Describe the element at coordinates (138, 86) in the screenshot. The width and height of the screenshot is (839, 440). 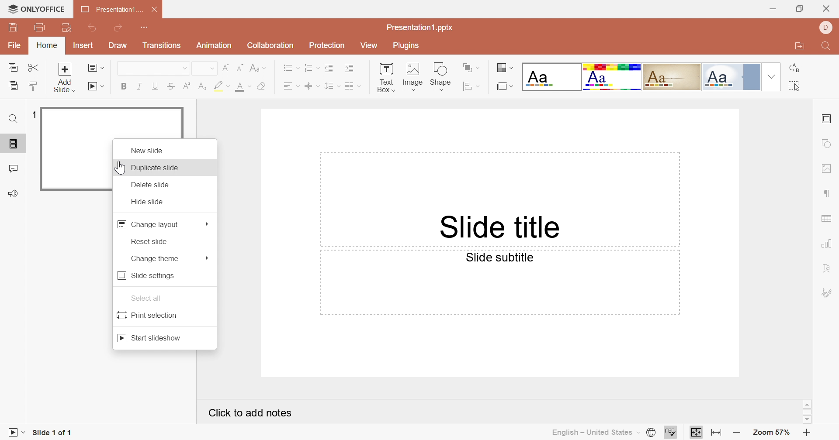
I see `Italic` at that location.